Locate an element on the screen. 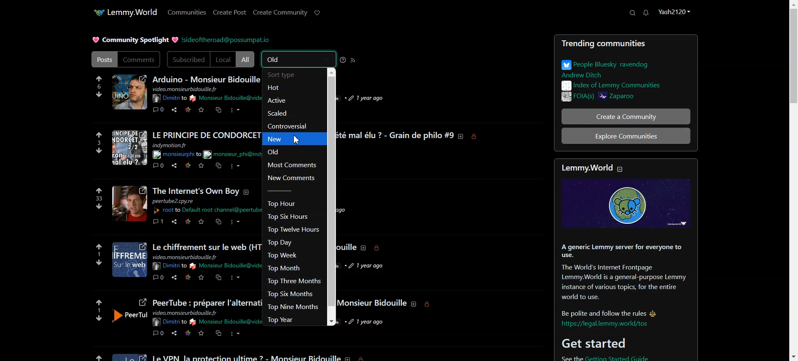 Image resolution: width=798 pixels, height=361 pixels. text is located at coordinates (196, 191).